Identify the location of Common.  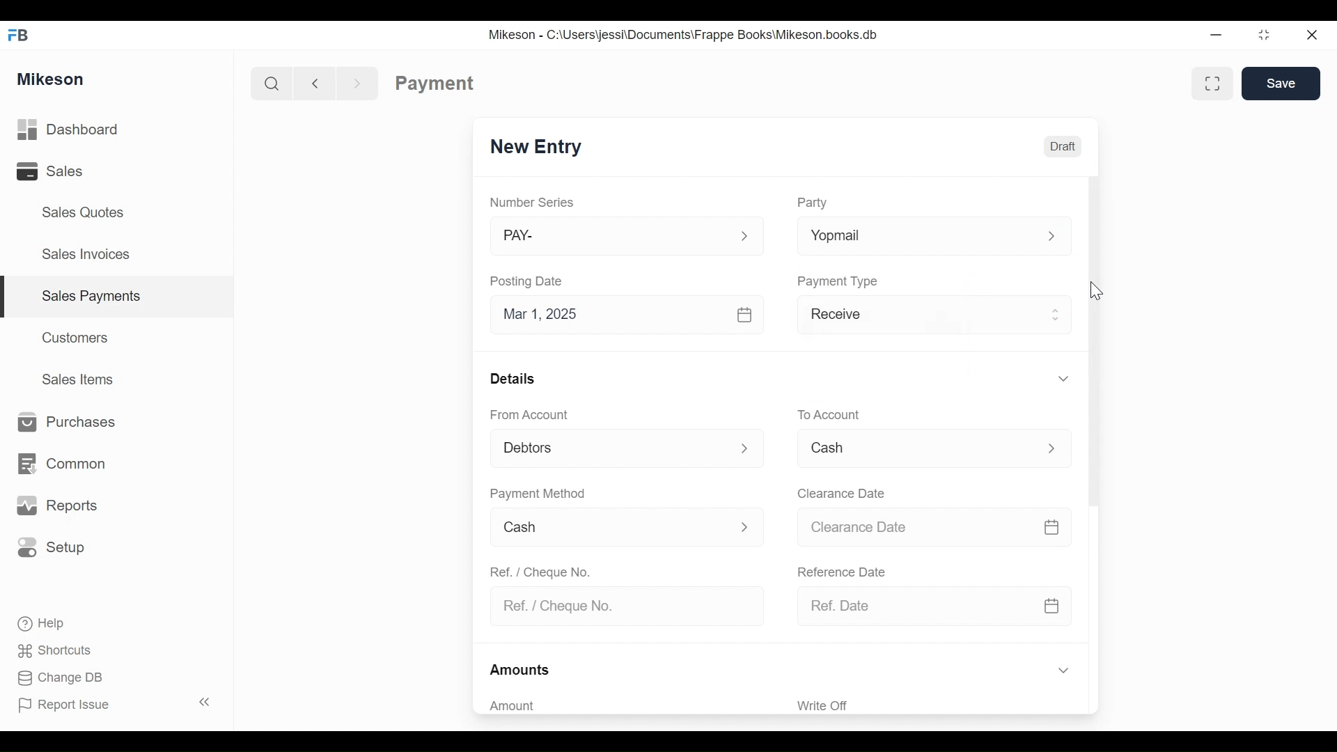
(69, 457).